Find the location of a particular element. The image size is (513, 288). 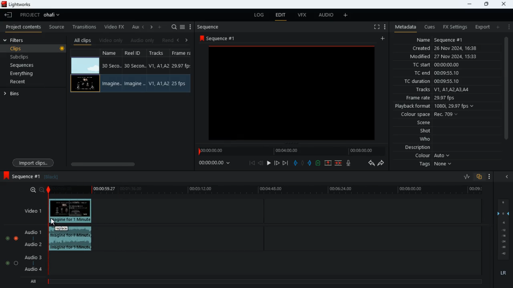

name is located at coordinates (449, 40).